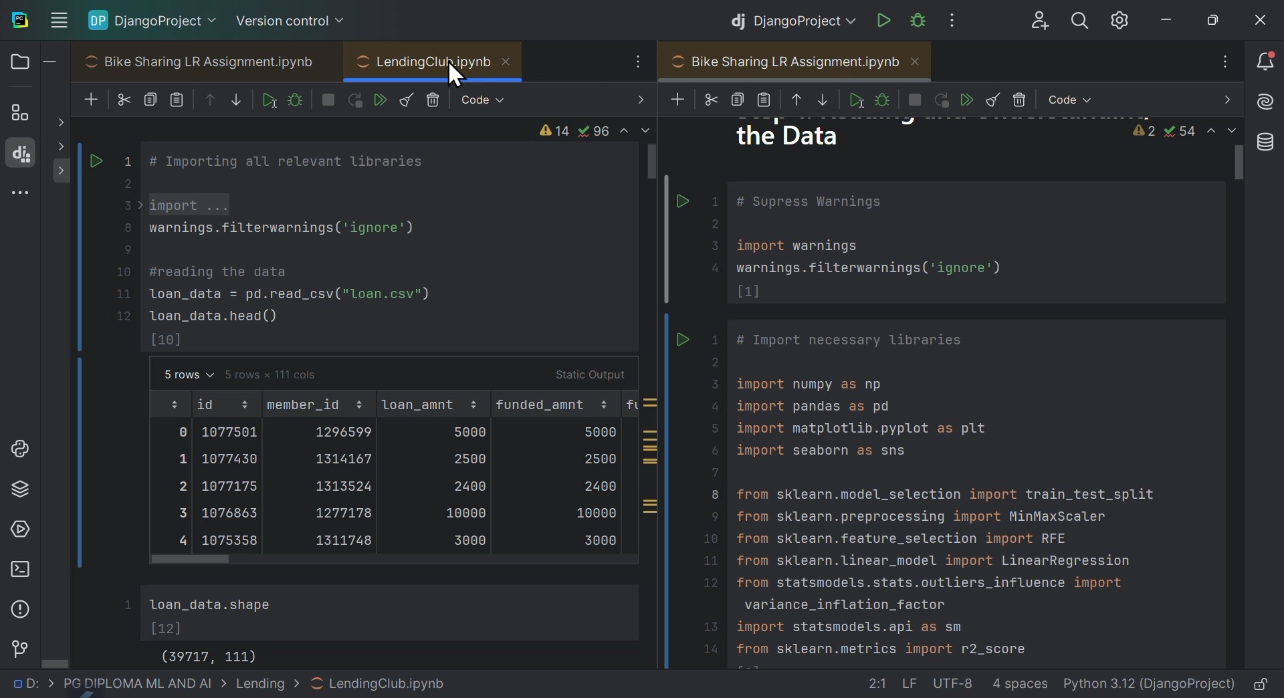 This screenshot has width=1284, height=698. I want to click on show, so click(60, 145).